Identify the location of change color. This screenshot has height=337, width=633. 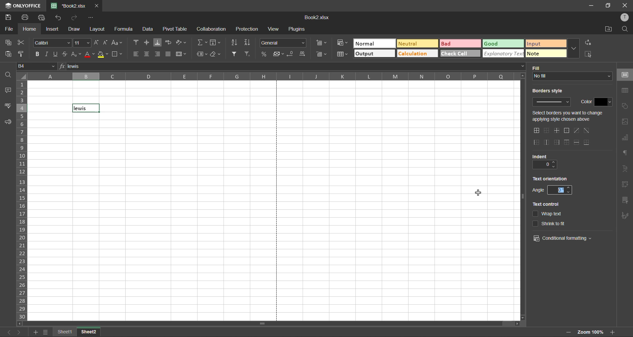
(605, 101).